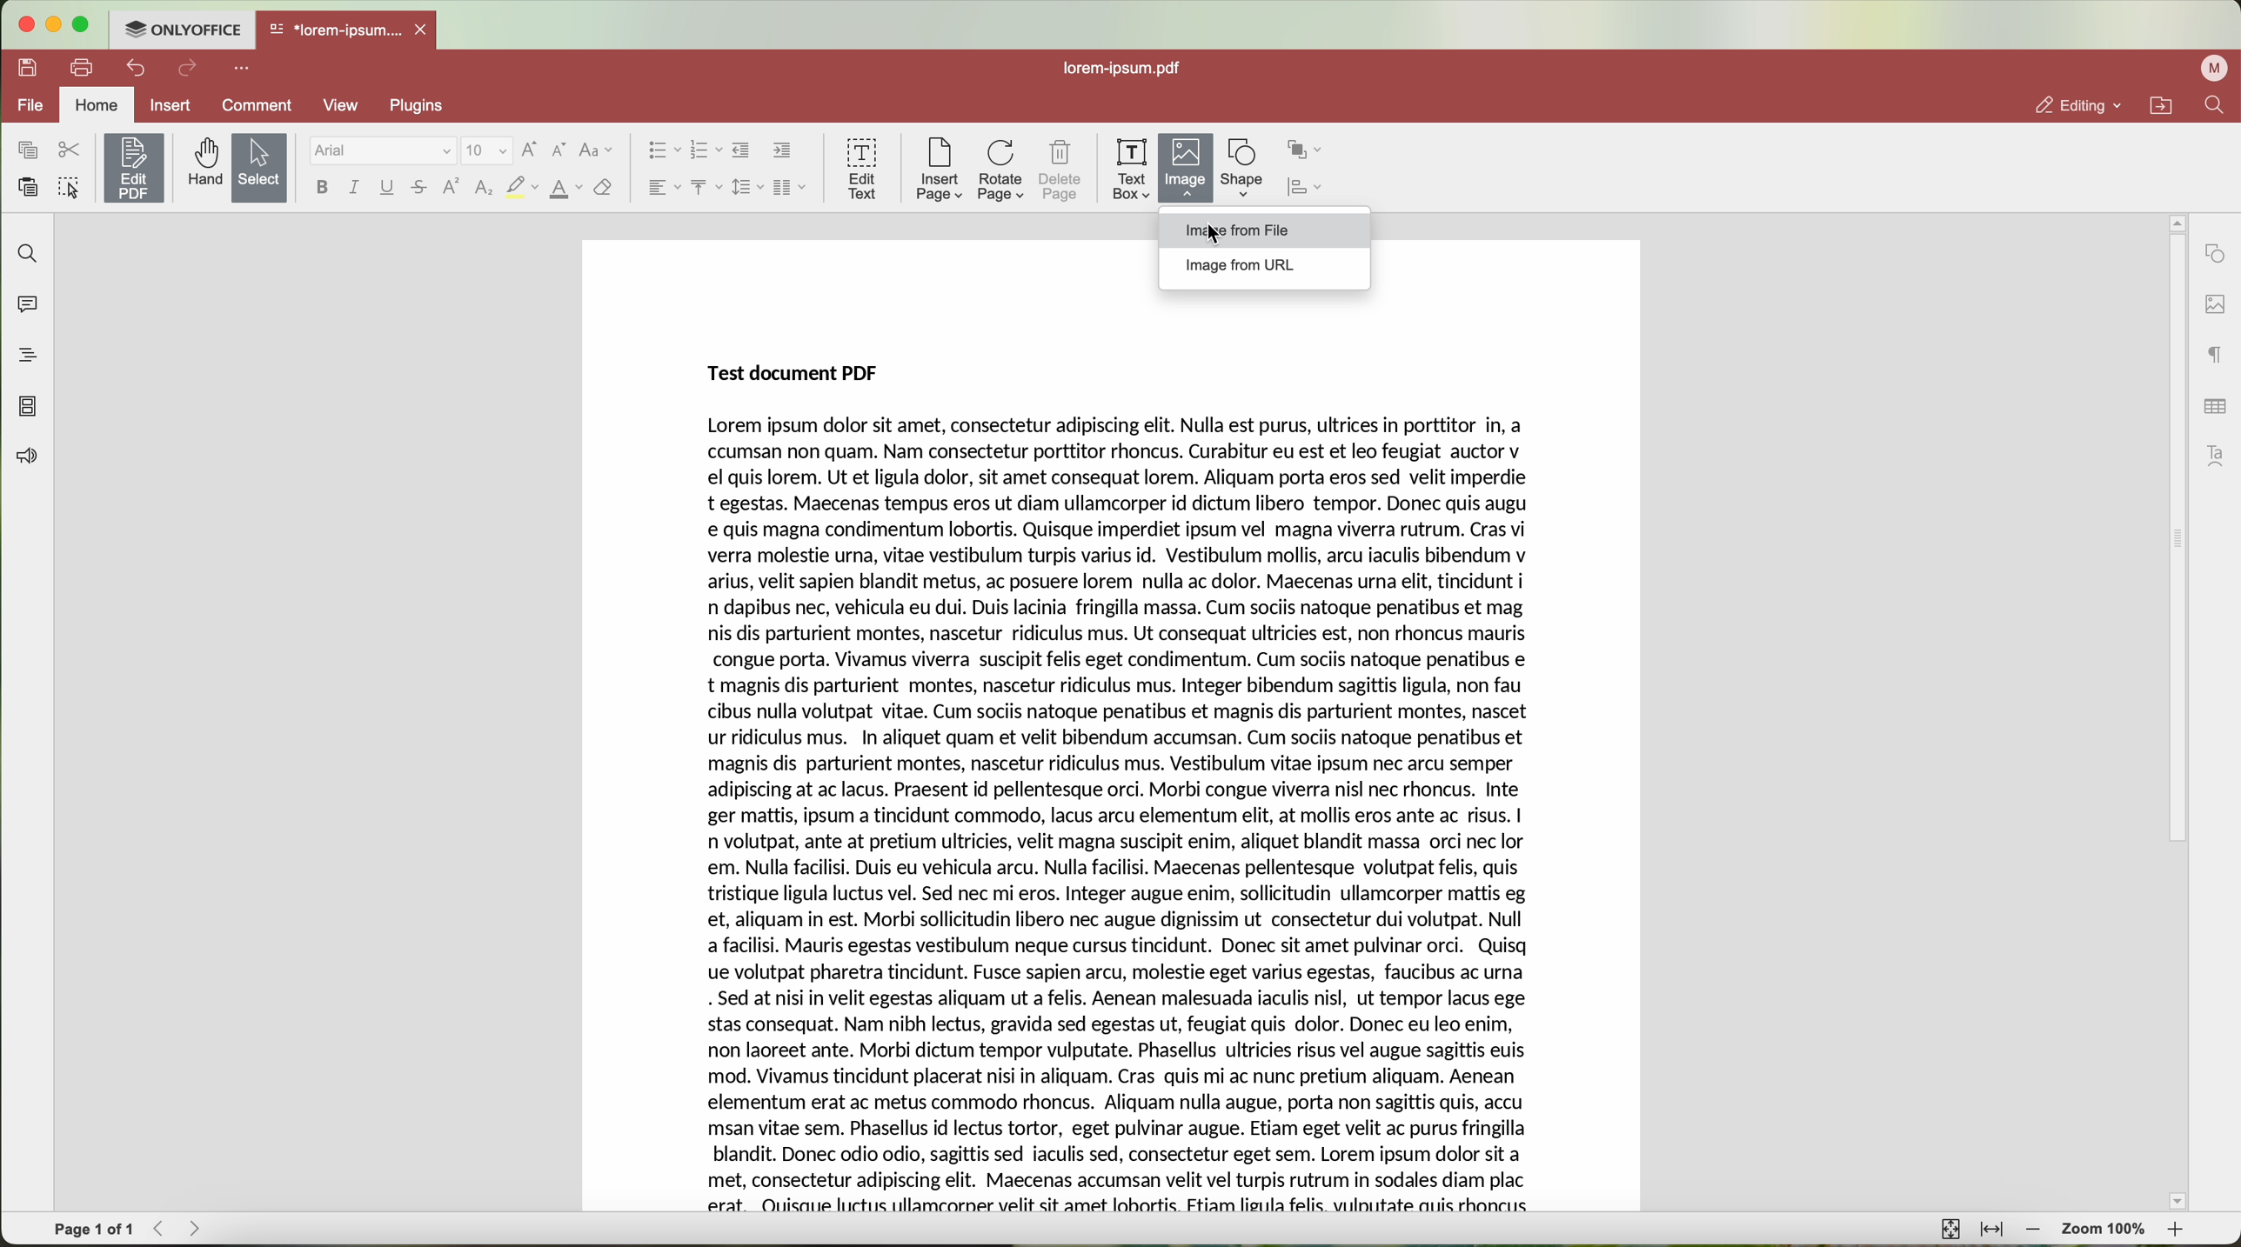 The height and width of the screenshot is (1247, 2241). Describe the element at coordinates (706, 151) in the screenshot. I see `numbering` at that location.